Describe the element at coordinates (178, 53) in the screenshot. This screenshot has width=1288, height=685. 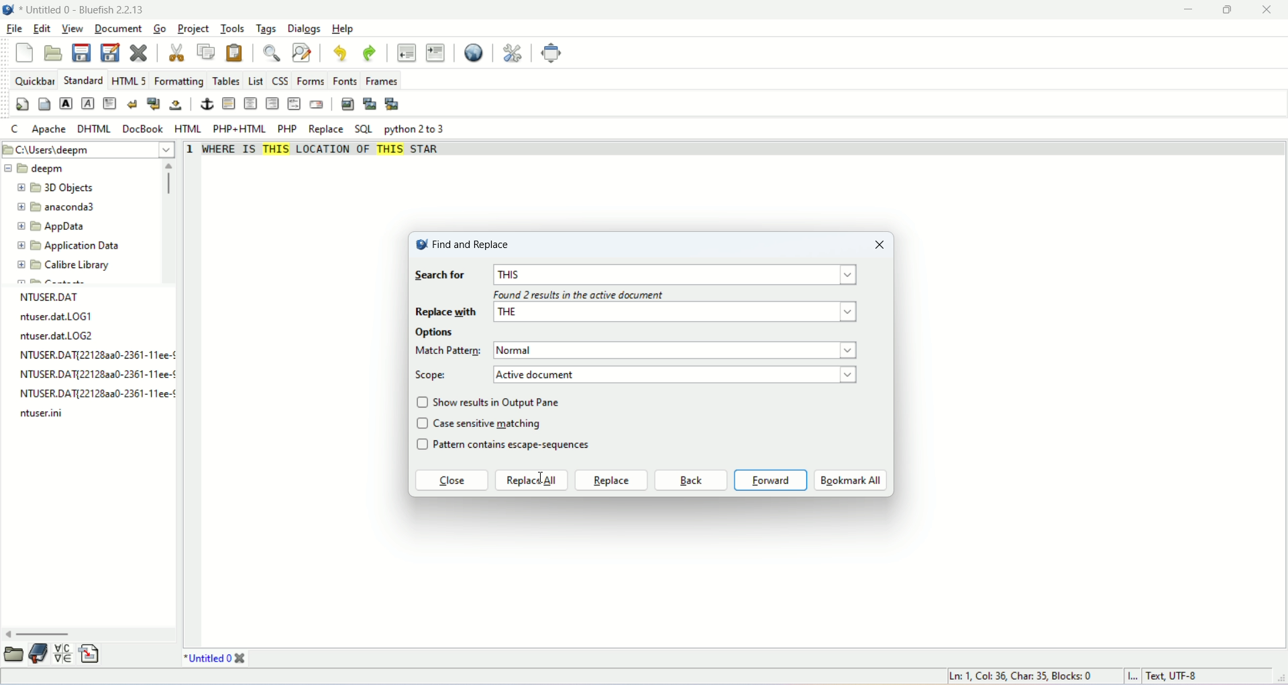
I see `cut` at that location.